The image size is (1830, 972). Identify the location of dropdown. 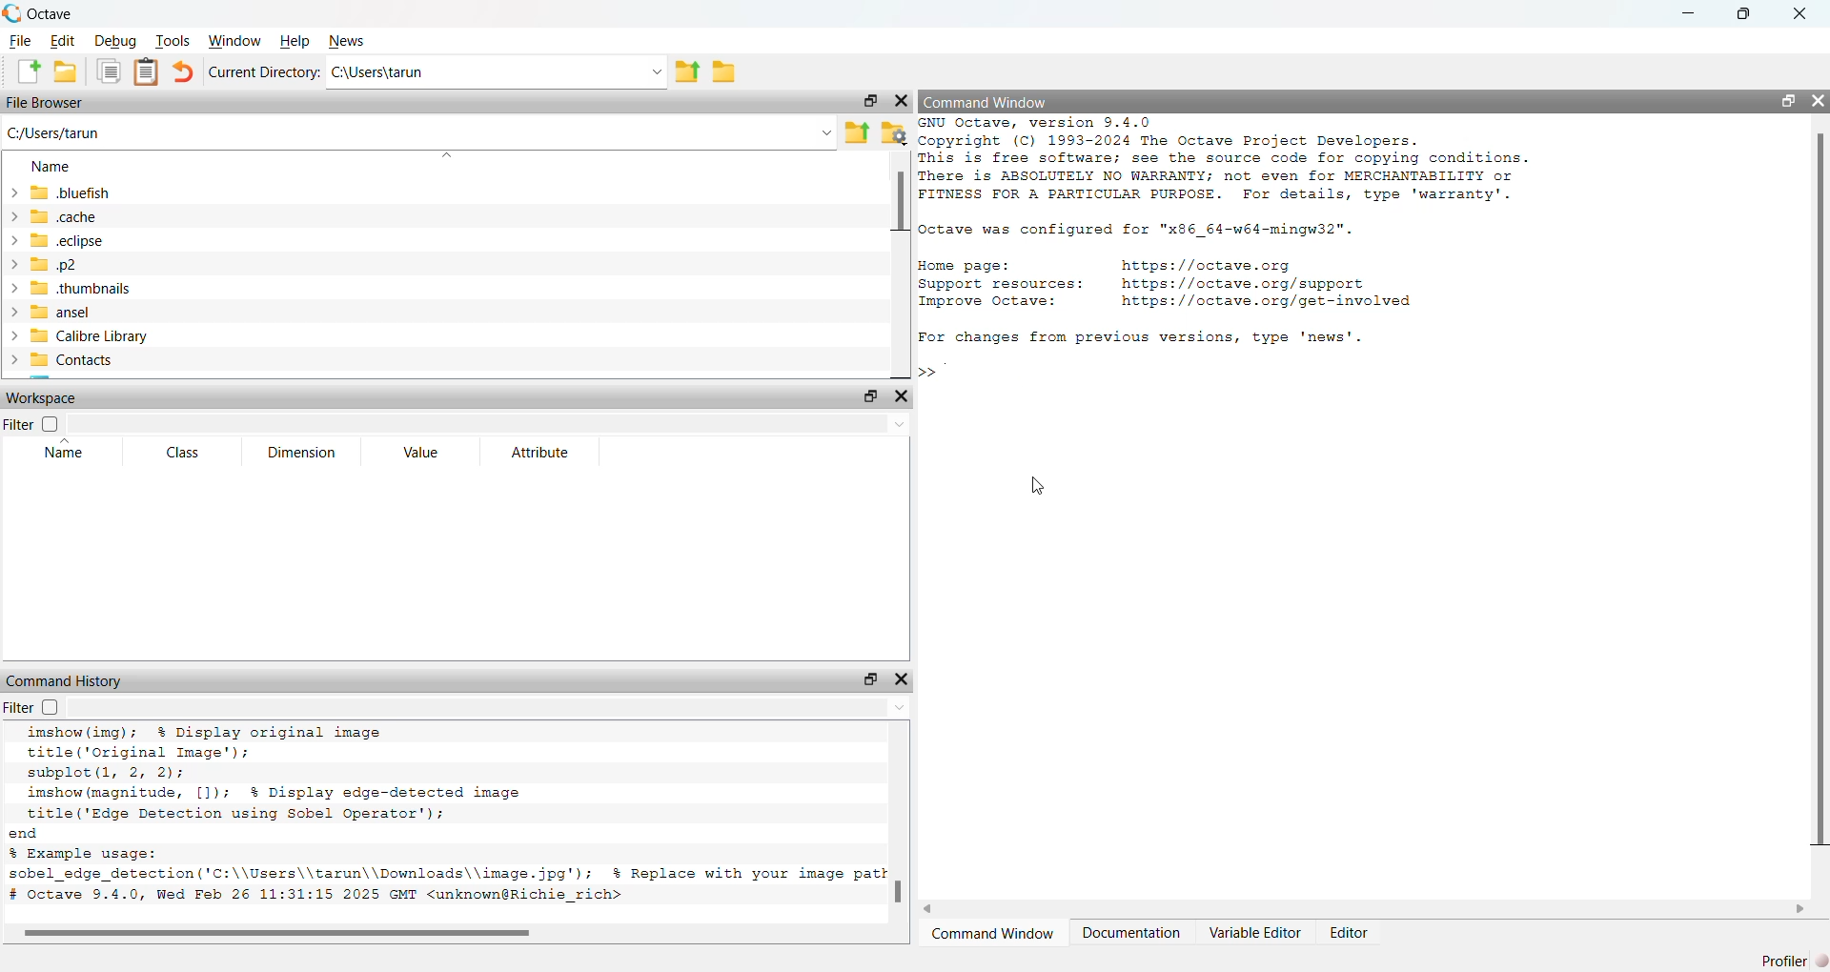
(490, 707).